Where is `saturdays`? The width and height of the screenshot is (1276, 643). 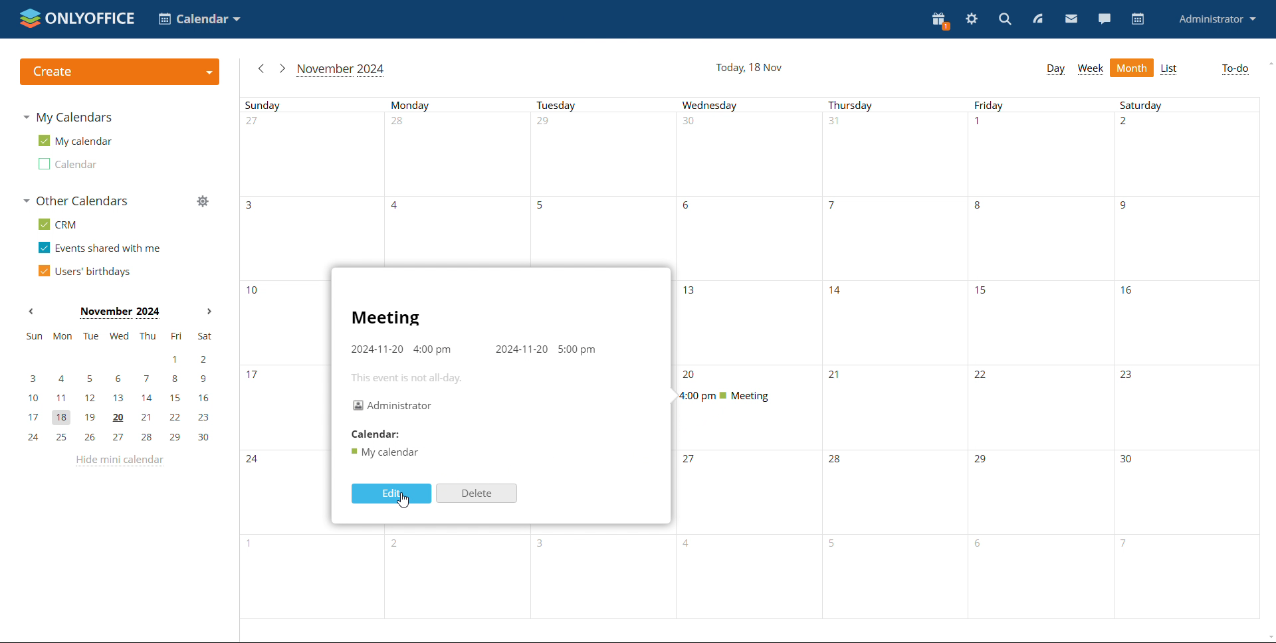 saturdays is located at coordinates (1187, 357).